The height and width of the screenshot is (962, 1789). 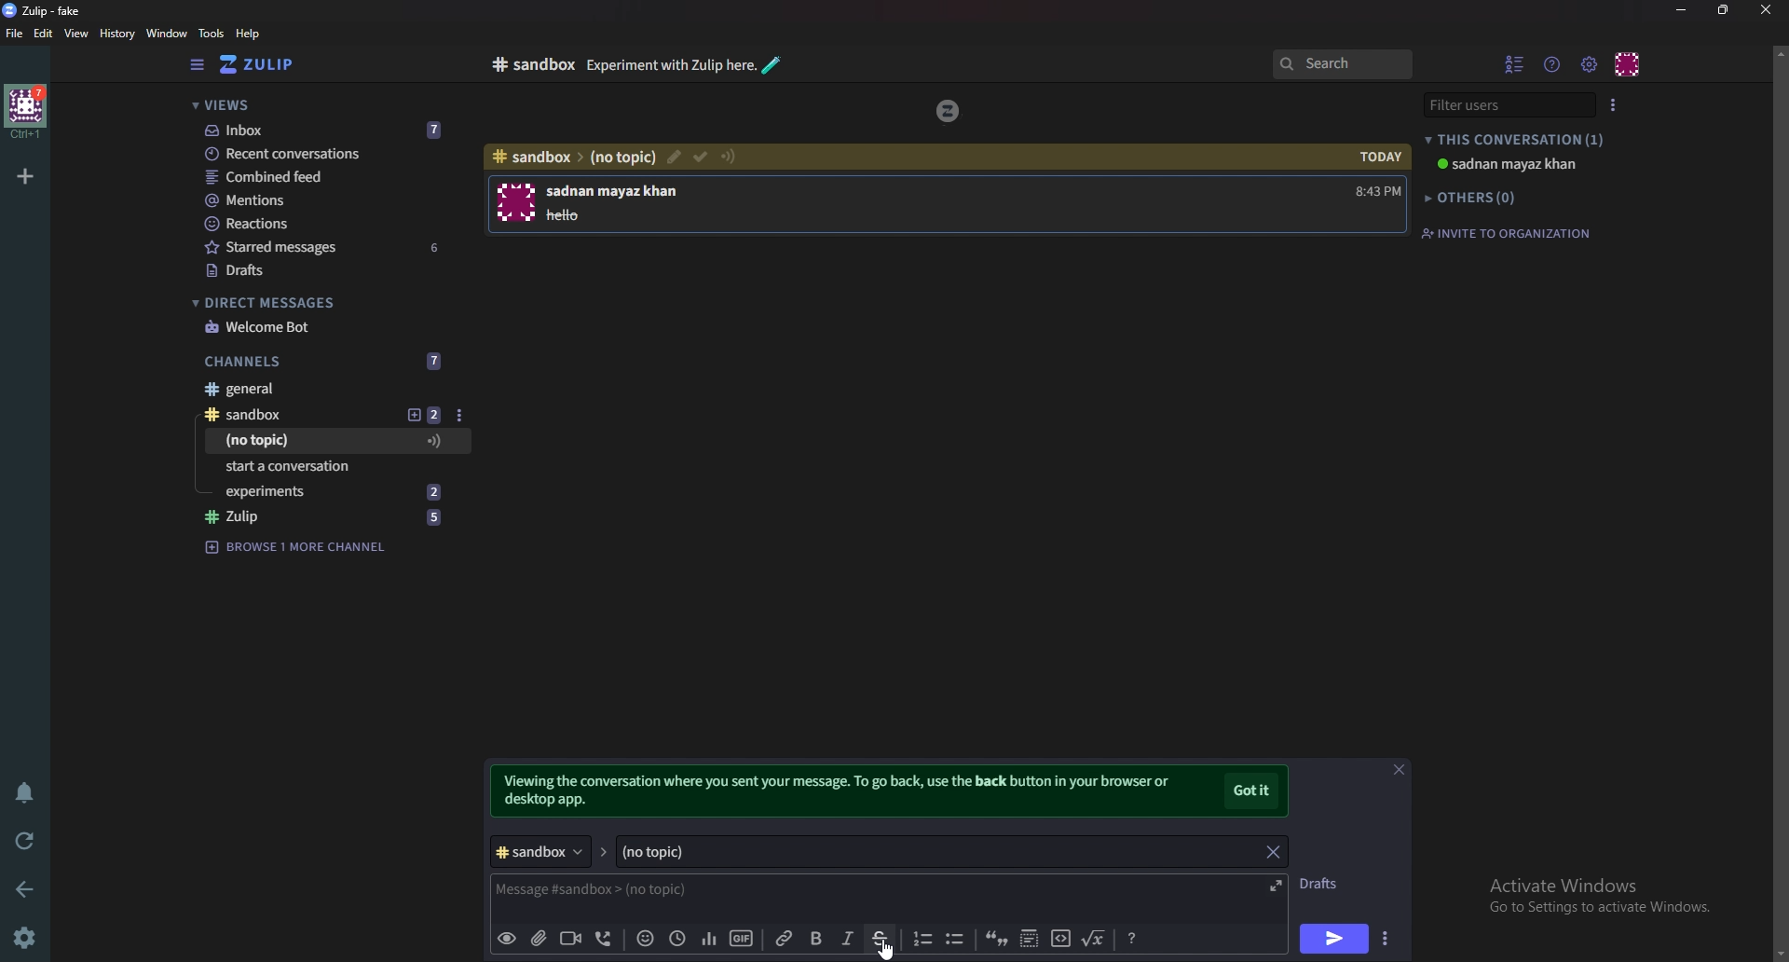 I want to click on Reload, so click(x=23, y=838).